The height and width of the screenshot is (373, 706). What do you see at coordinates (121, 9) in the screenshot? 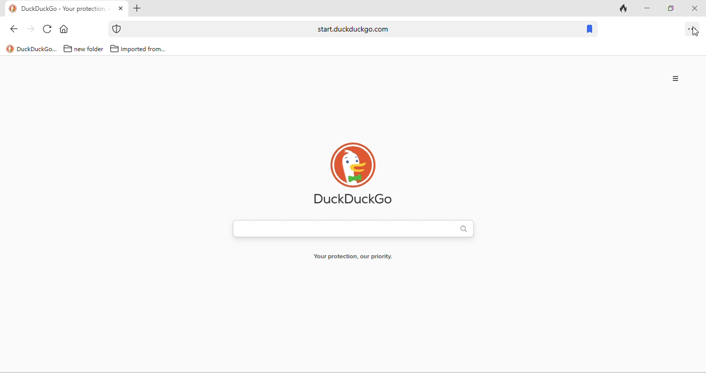
I see `close tab` at bounding box center [121, 9].